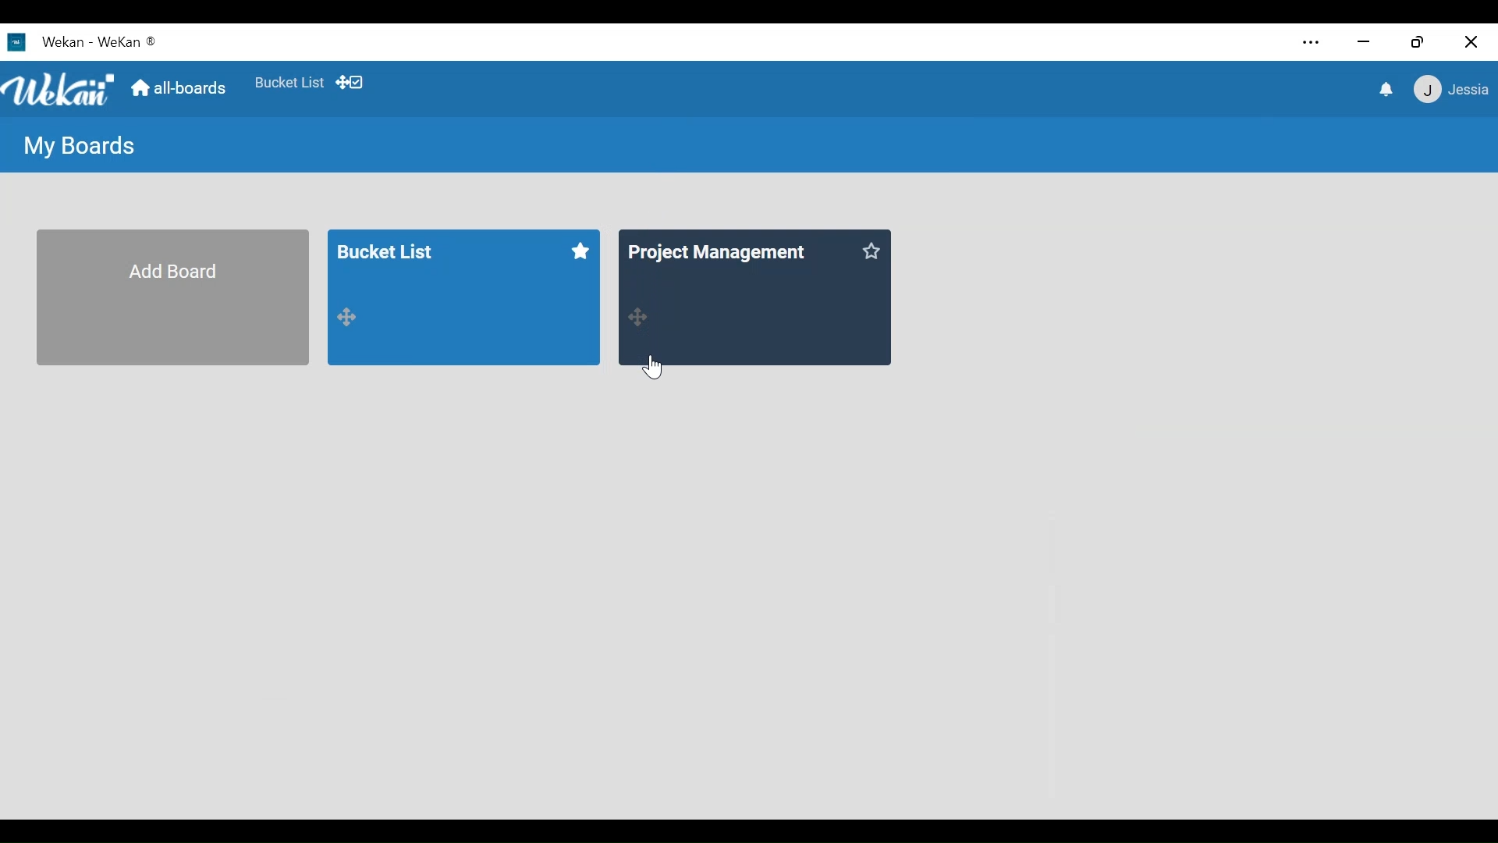 Image resolution: width=1498 pixels, height=843 pixels. I want to click on bucket list, so click(287, 81).